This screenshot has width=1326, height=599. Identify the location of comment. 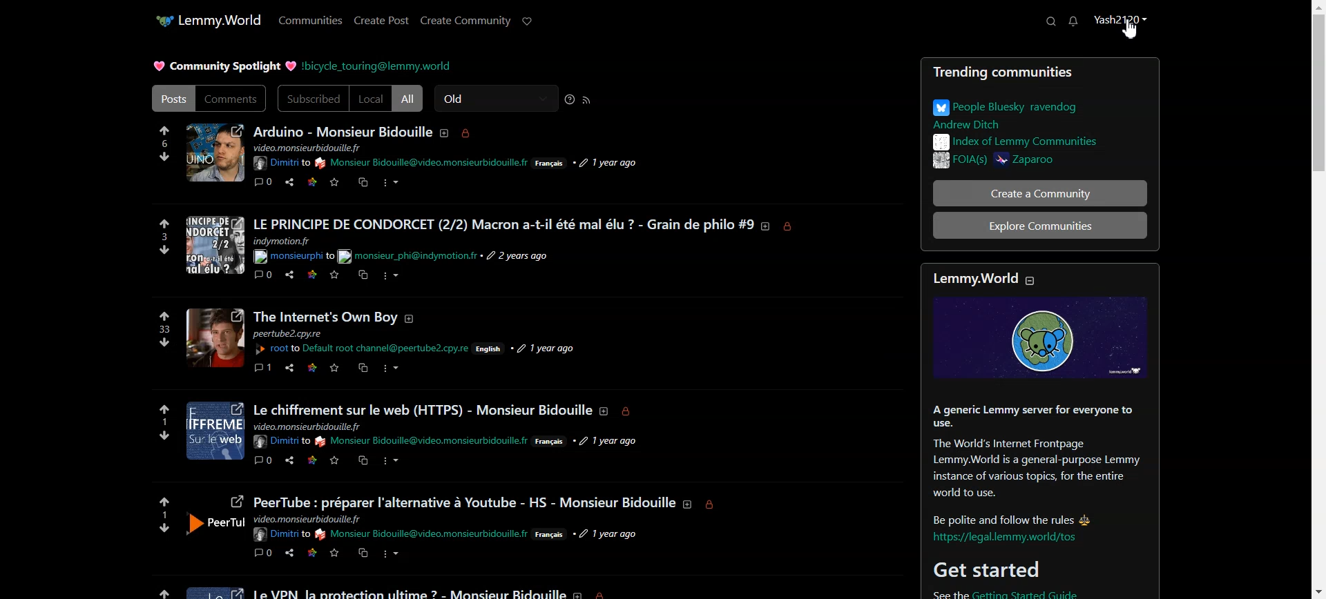
(264, 370).